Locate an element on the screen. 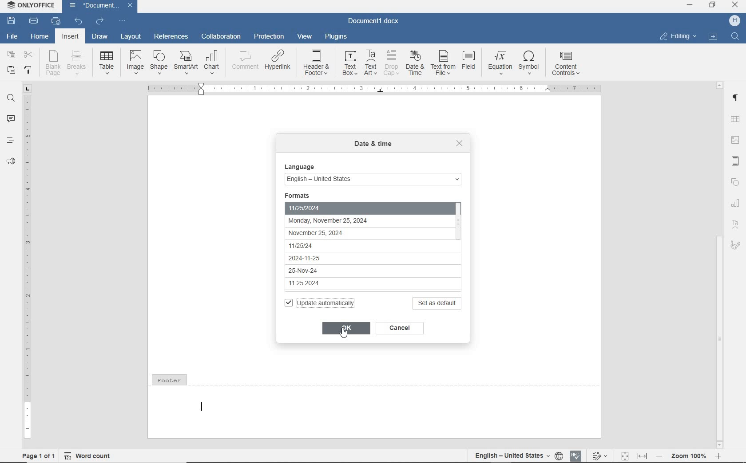  date & time is located at coordinates (416, 63).